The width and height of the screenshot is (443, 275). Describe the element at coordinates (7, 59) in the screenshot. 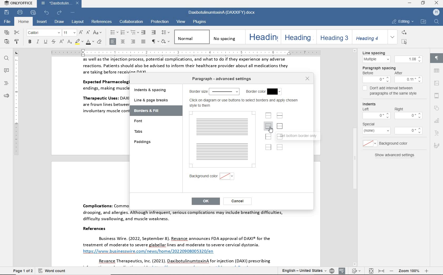

I see `find` at that location.